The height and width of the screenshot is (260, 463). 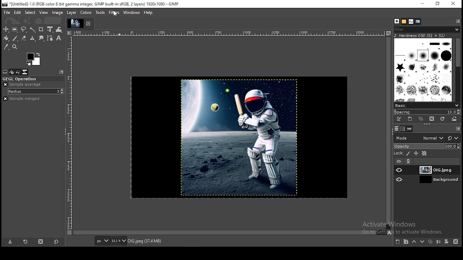 What do you see at coordinates (420, 138) in the screenshot?
I see `layer mode` at bounding box center [420, 138].